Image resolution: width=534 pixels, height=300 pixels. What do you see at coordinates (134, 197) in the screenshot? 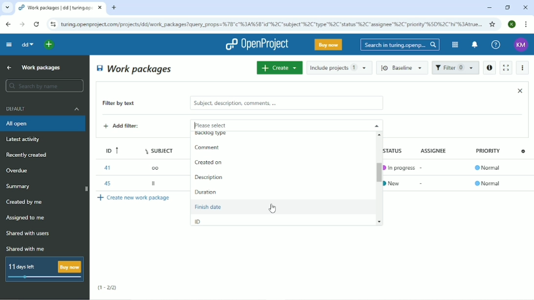
I see `Create new work package` at bounding box center [134, 197].